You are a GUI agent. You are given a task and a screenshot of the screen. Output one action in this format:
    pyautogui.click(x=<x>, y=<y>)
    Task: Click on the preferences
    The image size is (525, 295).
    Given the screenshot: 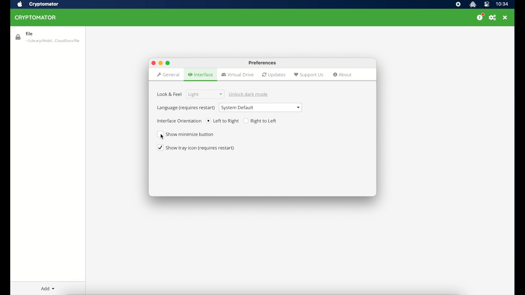 What is the action you would take?
    pyautogui.click(x=492, y=18)
    